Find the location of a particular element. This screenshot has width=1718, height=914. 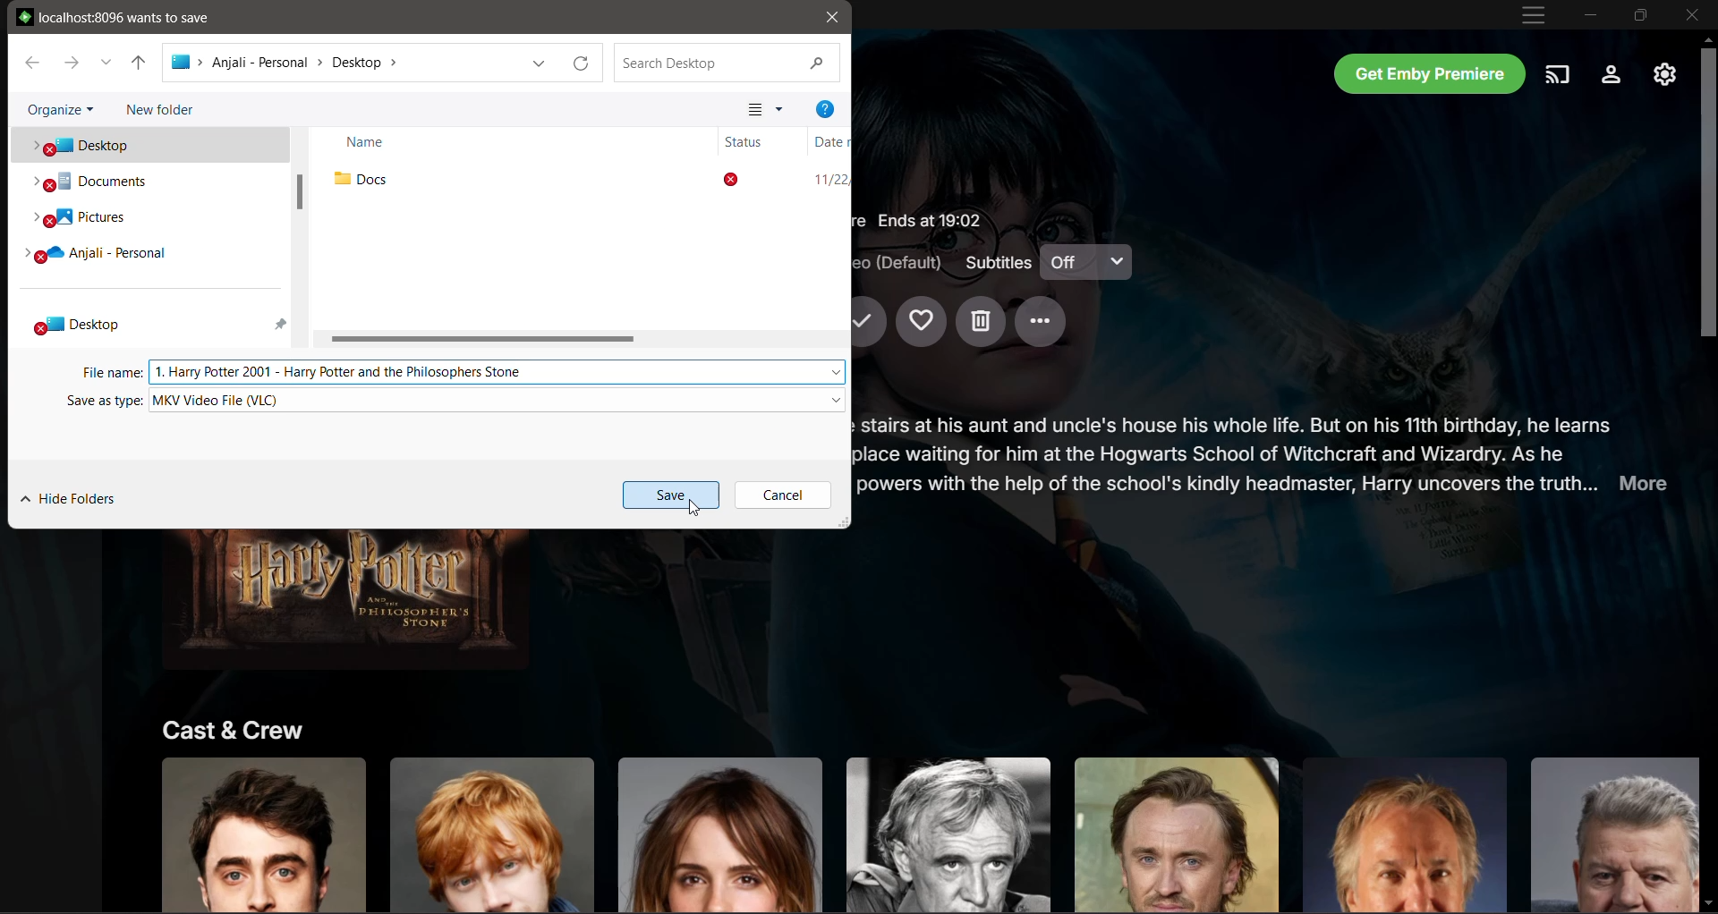

Folder is located at coordinates (359, 179).